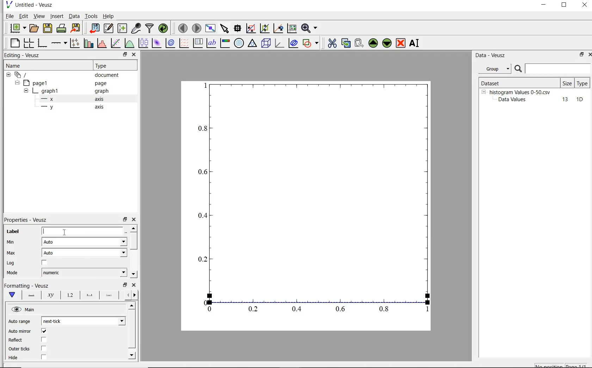 Image resolution: width=592 pixels, height=368 pixels. Describe the element at coordinates (44, 357) in the screenshot. I see `checkbox` at that location.